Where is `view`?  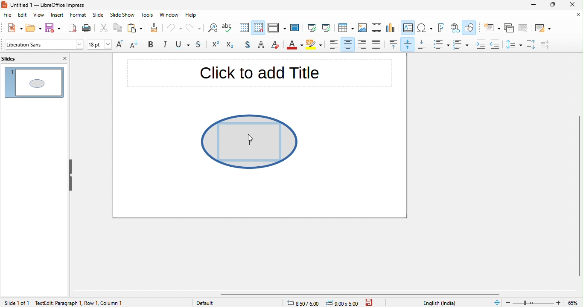 view is located at coordinates (38, 15).